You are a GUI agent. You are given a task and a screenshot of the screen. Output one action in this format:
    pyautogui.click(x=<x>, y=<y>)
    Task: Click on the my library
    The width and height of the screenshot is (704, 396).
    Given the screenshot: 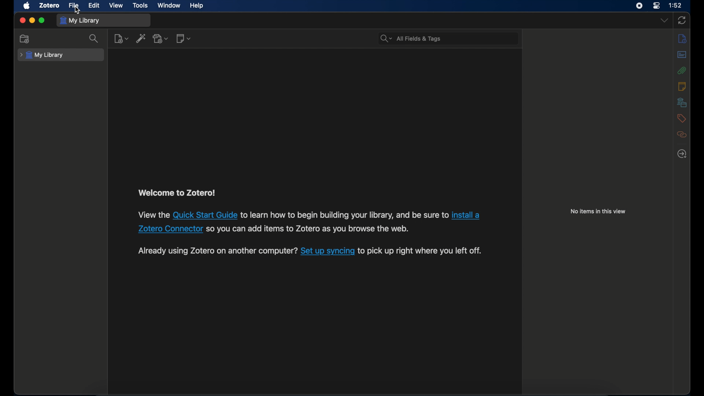 What is the action you would take?
    pyautogui.click(x=81, y=21)
    